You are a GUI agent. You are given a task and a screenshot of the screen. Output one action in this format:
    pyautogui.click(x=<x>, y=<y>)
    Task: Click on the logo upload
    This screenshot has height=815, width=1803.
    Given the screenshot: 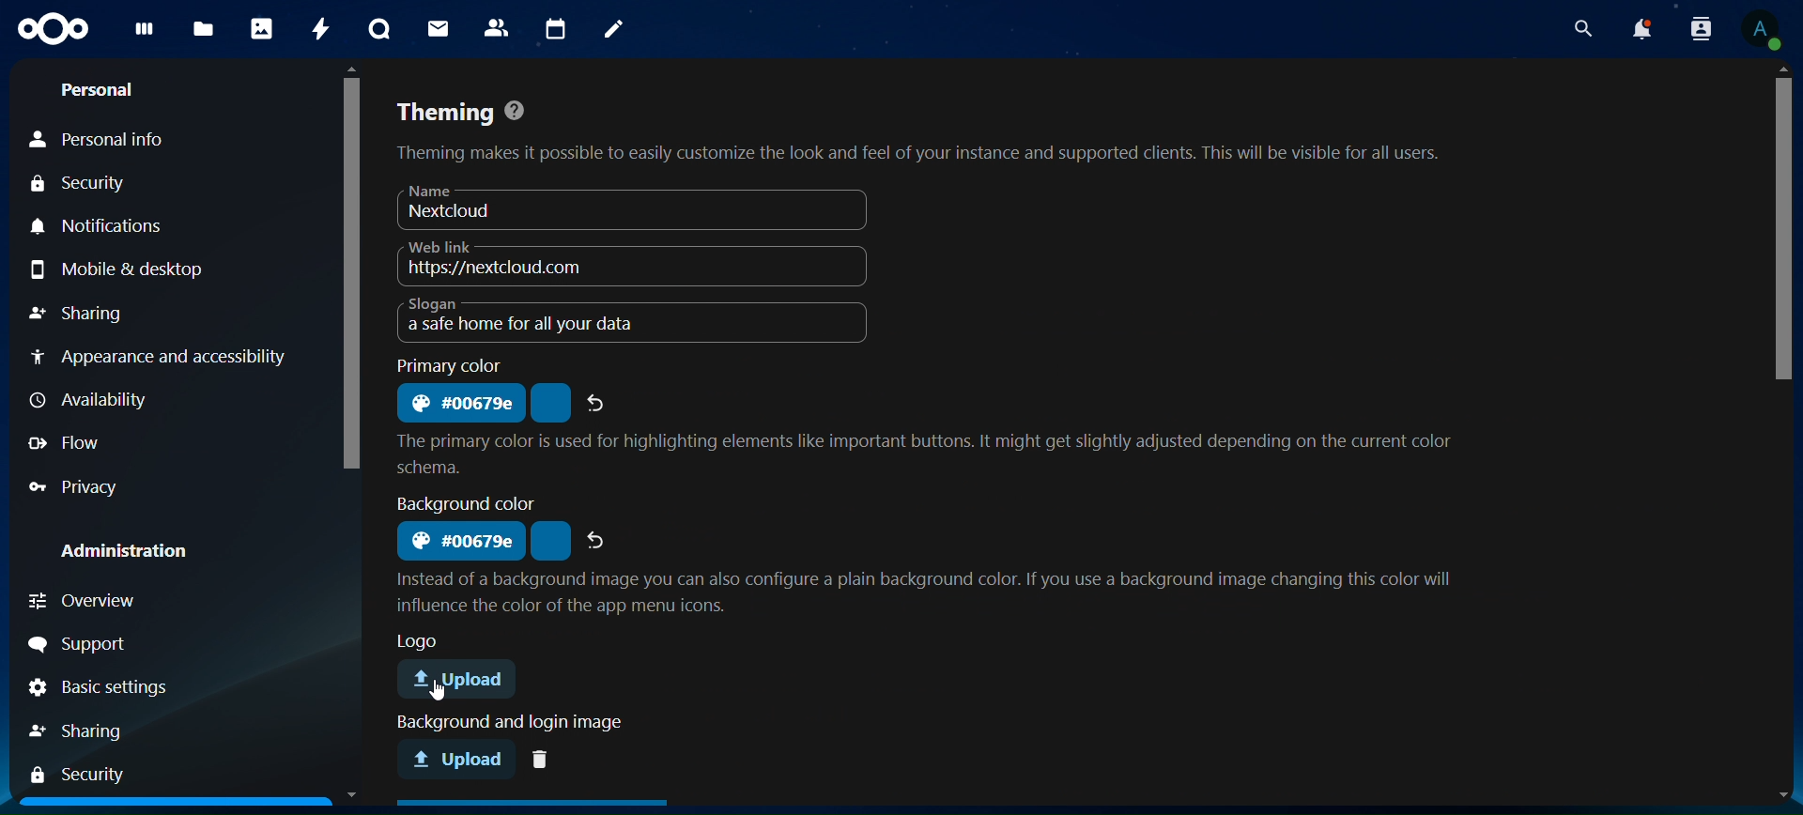 What is the action you would take?
    pyautogui.click(x=464, y=681)
    